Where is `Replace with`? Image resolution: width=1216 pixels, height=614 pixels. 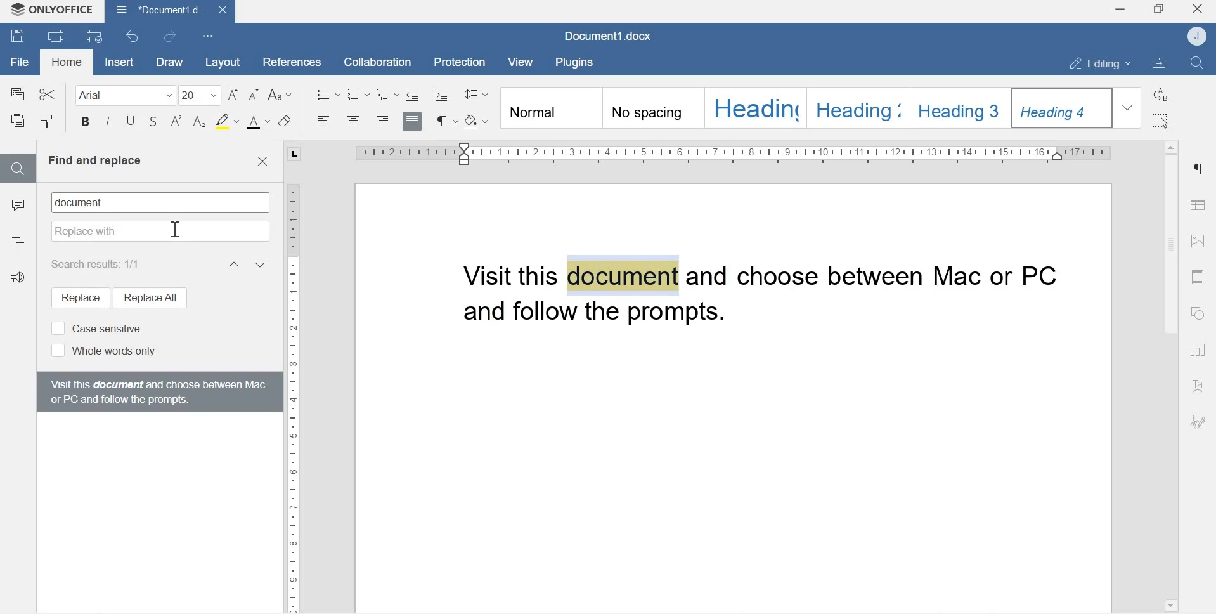
Replace with is located at coordinates (161, 232).